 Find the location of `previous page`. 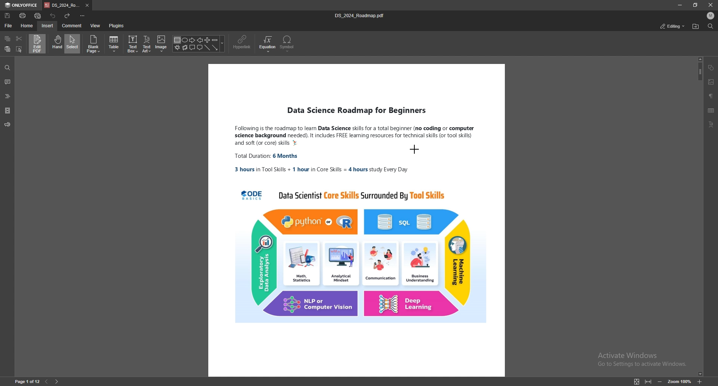

previous page is located at coordinates (46, 382).